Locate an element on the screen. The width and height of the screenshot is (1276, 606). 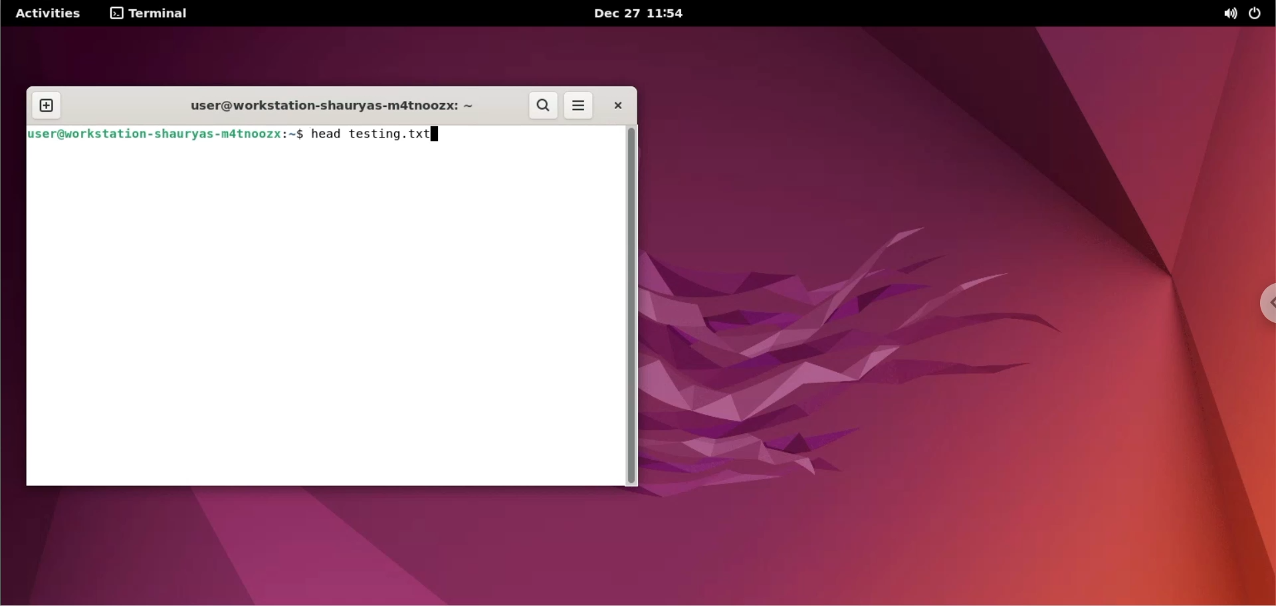
date and time dec 27 11:54 is located at coordinates (645, 15).